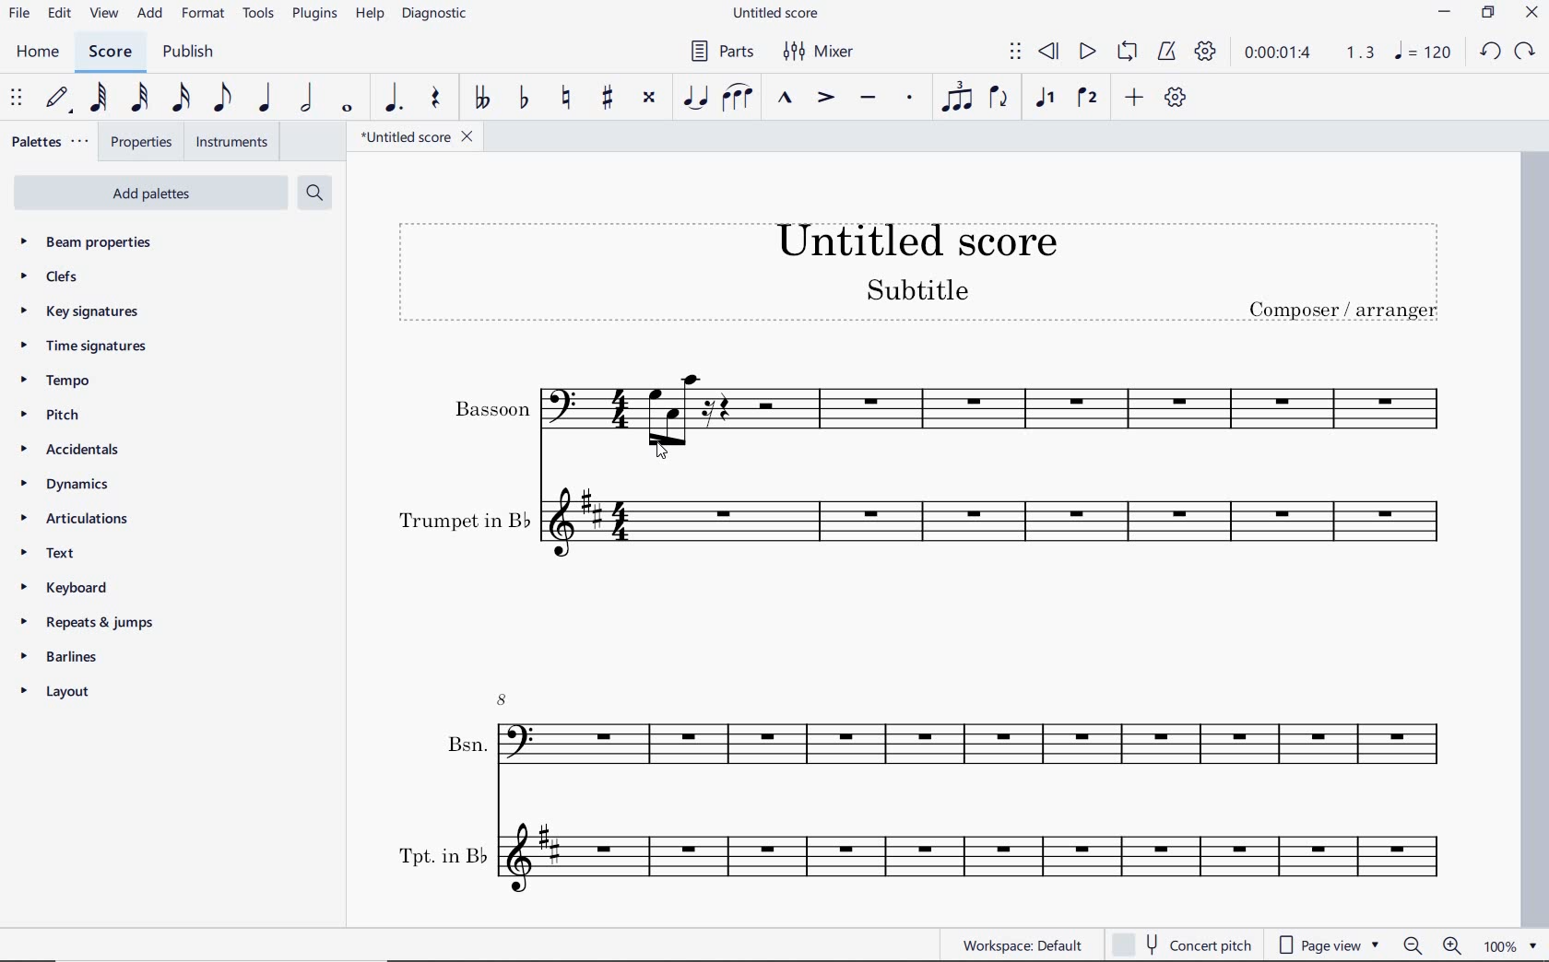 Image resolution: width=1549 pixels, height=962 pixels. I want to click on properties, so click(137, 142).